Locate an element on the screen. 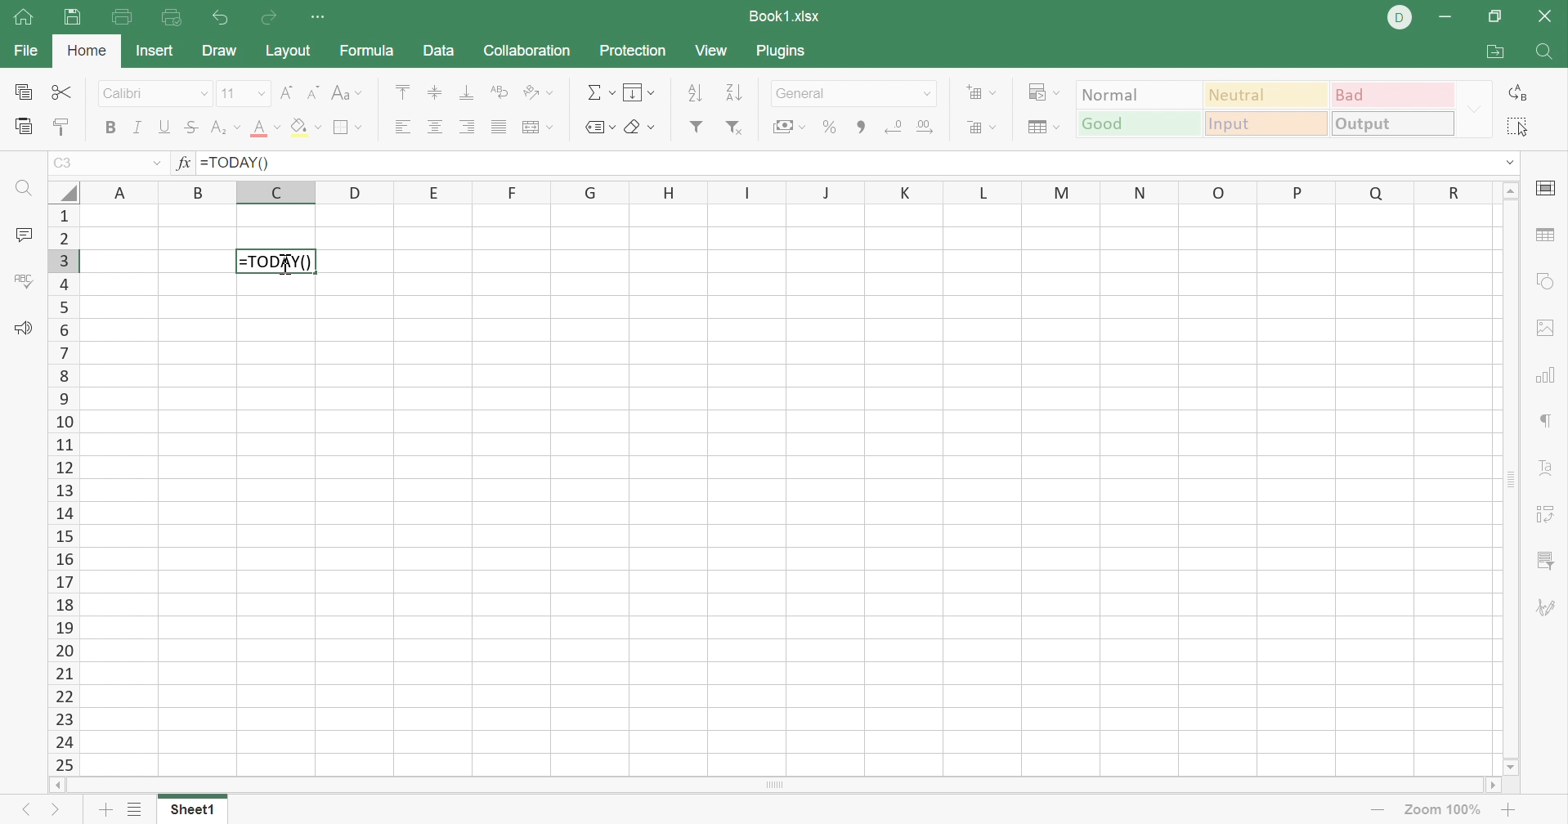 The height and width of the screenshot is (824, 1568). Print is located at coordinates (71, 18).